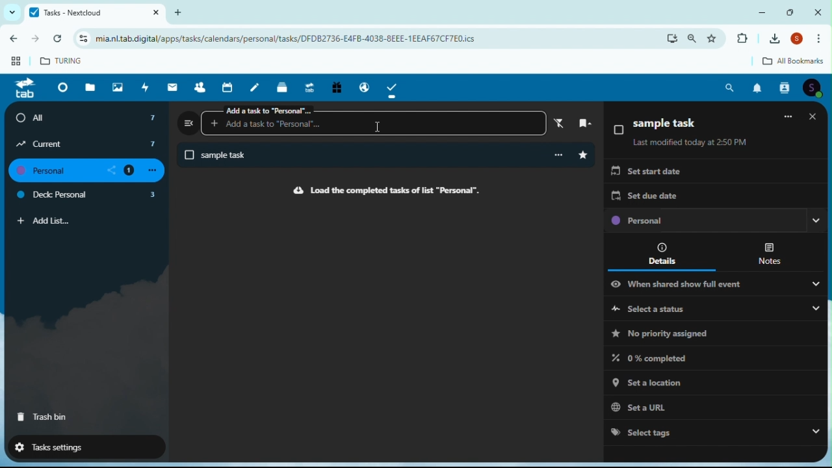 Image resolution: width=832 pixels, height=468 pixels. Describe the element at coordinates (257, 86) in the screenshot. I see `Notes` at that location.